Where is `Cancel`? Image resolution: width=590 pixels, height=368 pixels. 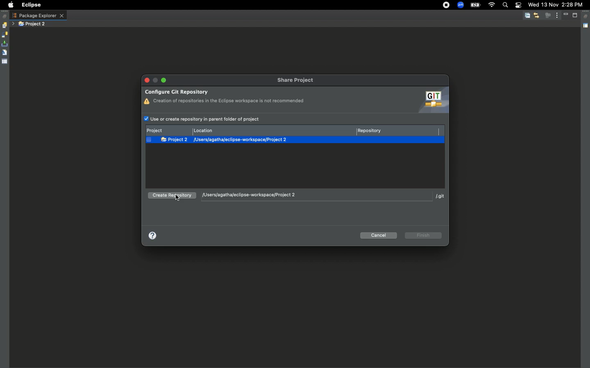
Cancel is located at coordinates (379, 235).